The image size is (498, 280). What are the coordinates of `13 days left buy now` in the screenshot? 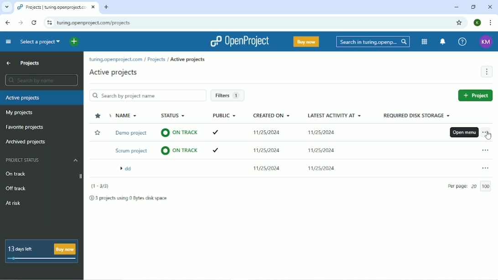 It's located at (42, 251).